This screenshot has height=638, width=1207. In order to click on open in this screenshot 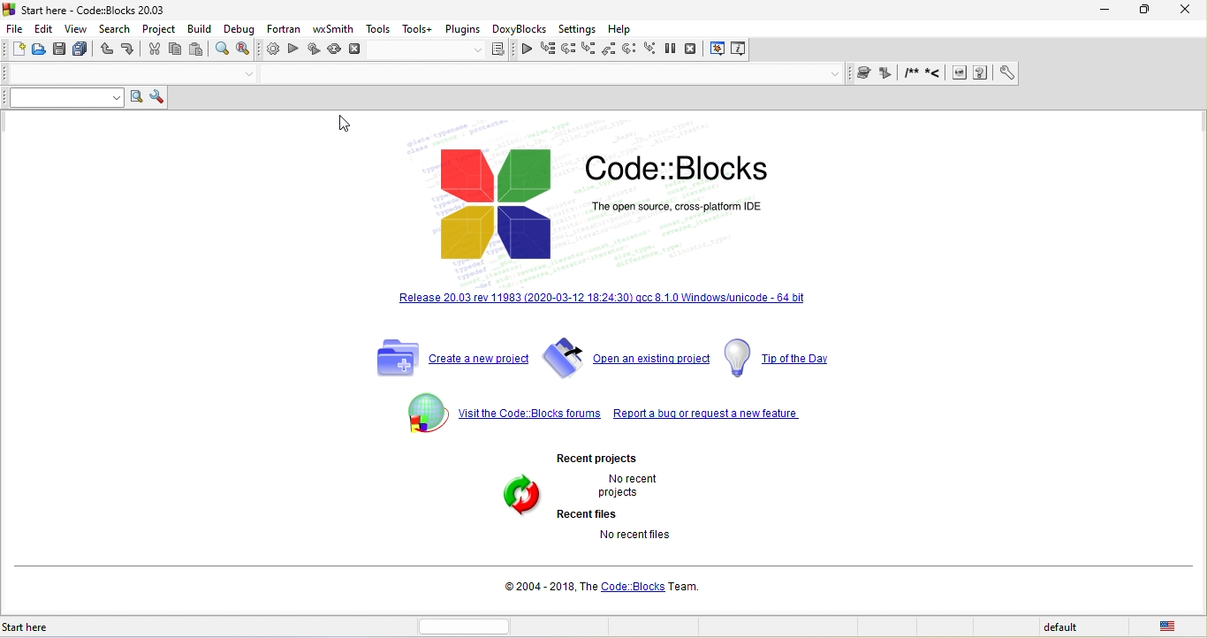, I will do `click(39, 50)`.